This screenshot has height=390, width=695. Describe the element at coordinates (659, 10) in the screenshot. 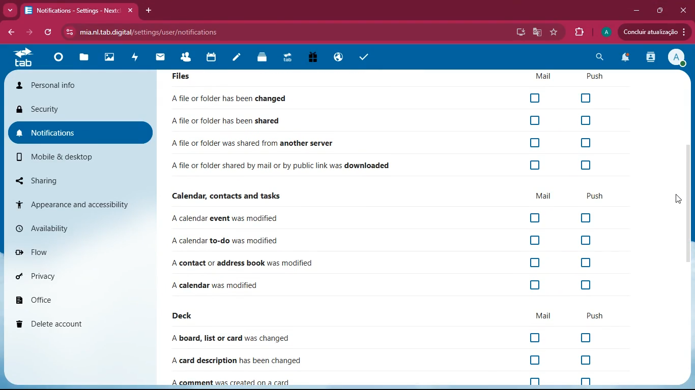

I see `maximize` at that location.